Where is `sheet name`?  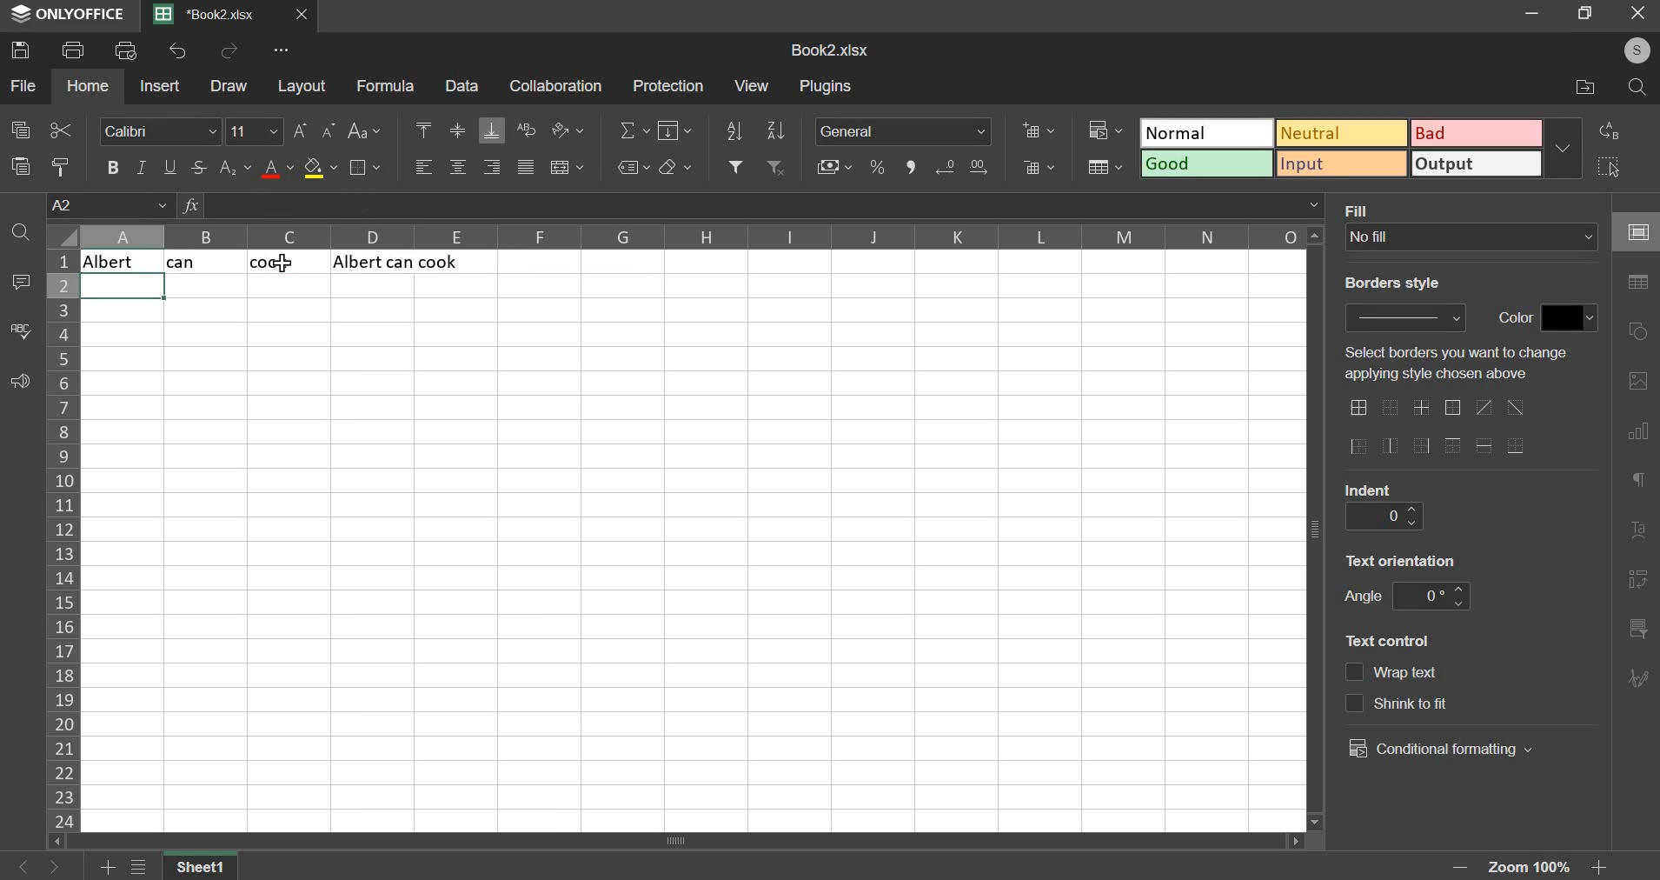
sheet name is located at coordinates (206, 868).